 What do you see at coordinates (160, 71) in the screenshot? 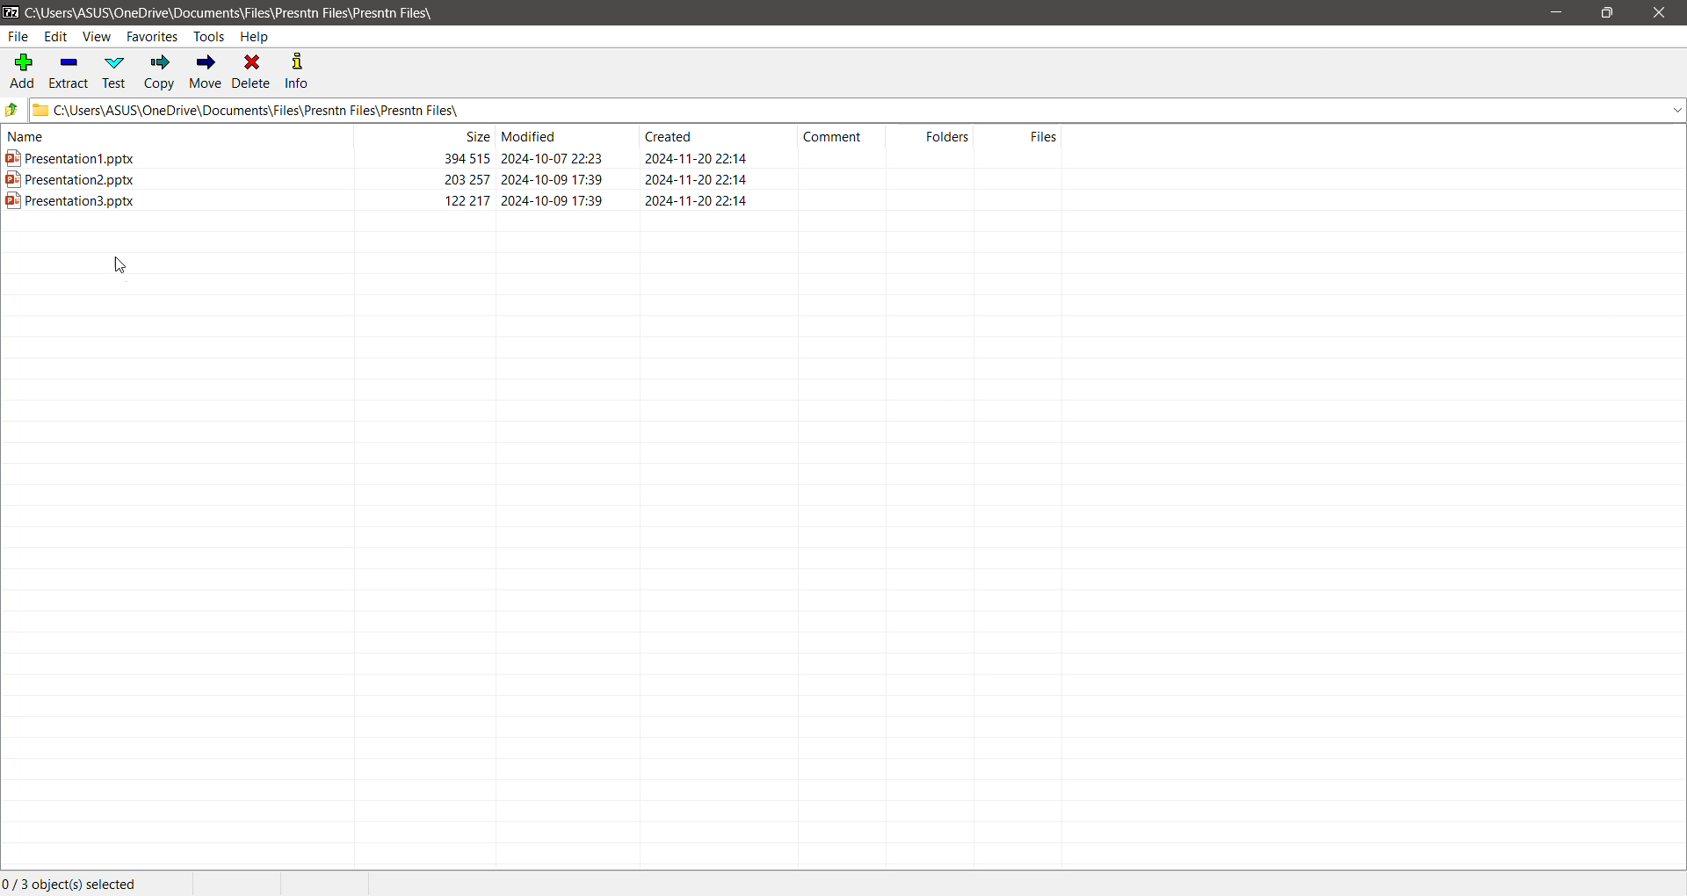
I see `Copy` at bounding box center [160, 71].